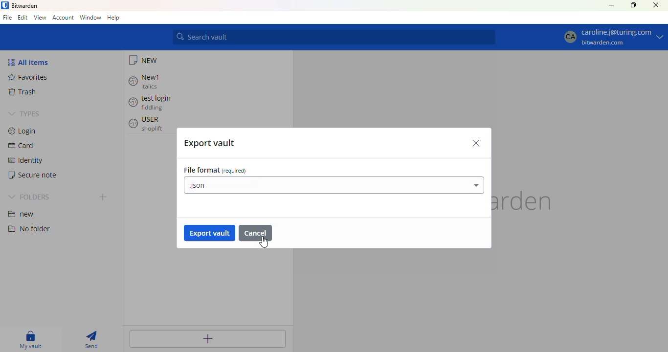  What do you see at coordinates (113, 18) in the screenshot?
I see `help` at bounding box center [113, 18].